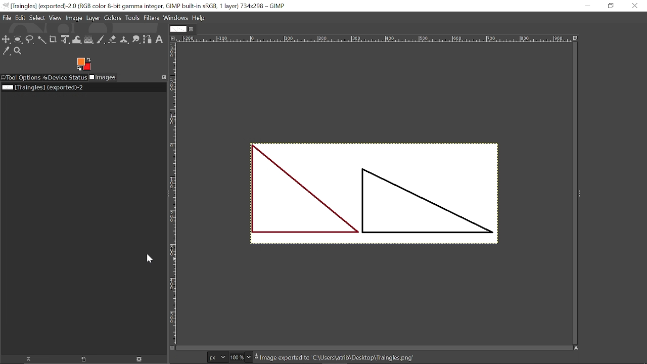  What do you see at coordinates (137, 40) in the screenshot?
I see `Smudge tool` at bounding box center [137, 40].